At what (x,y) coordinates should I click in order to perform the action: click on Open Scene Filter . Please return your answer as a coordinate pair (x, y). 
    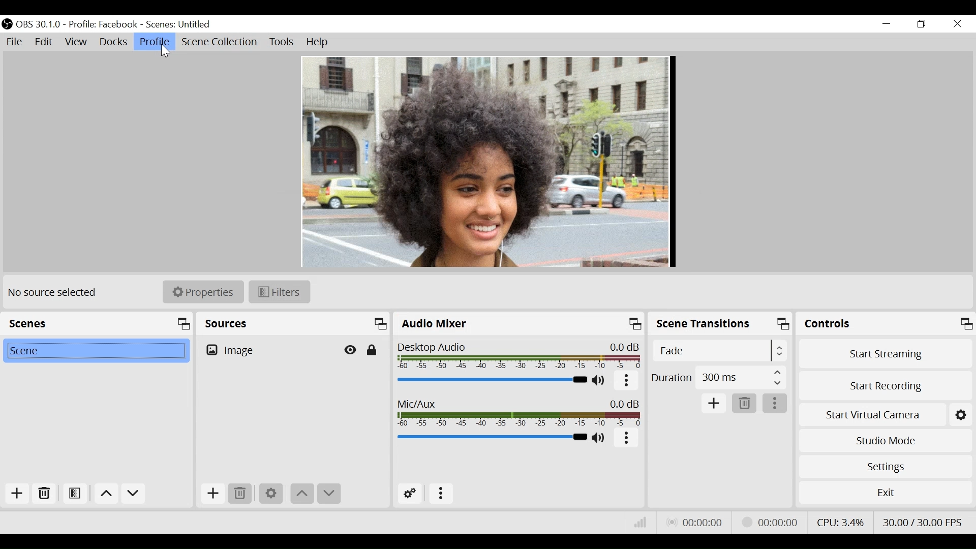
    Looking at the image, I should click on (73, 495).